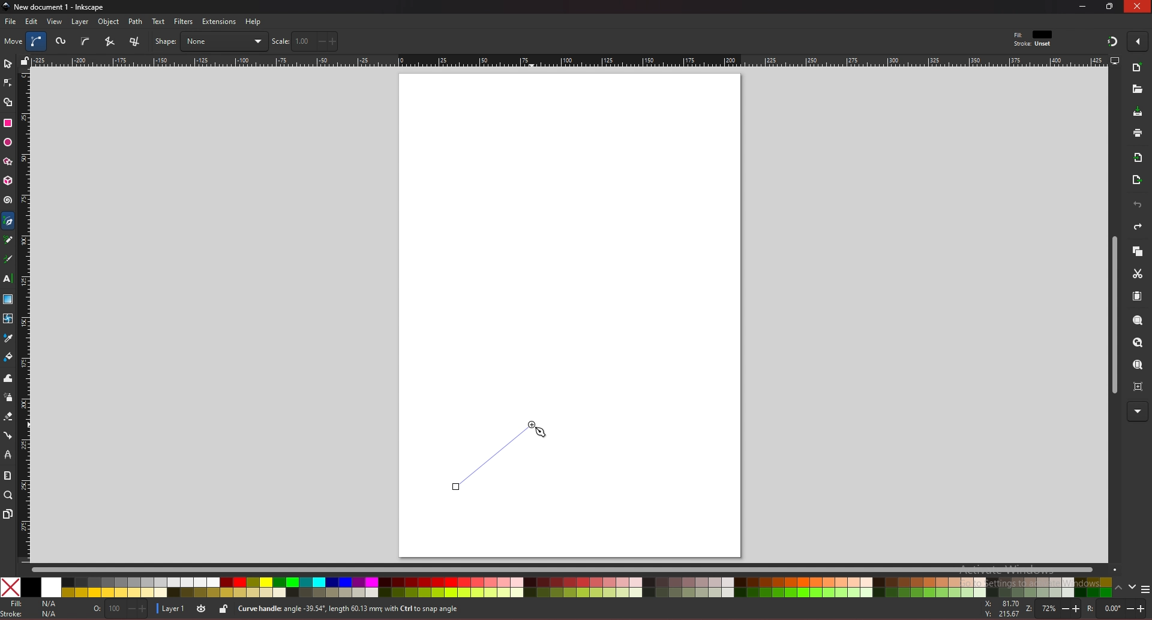  I want to click on scroll bar, so click(1112, 315).